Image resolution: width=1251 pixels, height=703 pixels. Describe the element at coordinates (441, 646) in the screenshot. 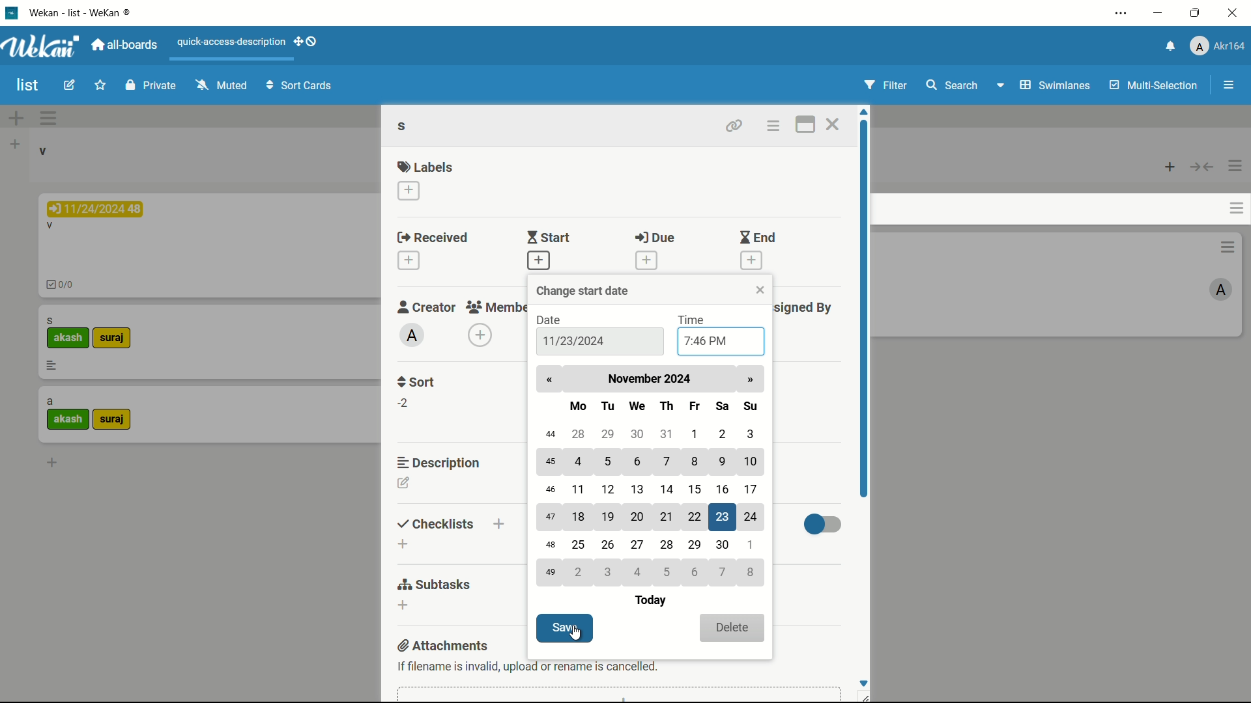

I see `attachments` at that location.